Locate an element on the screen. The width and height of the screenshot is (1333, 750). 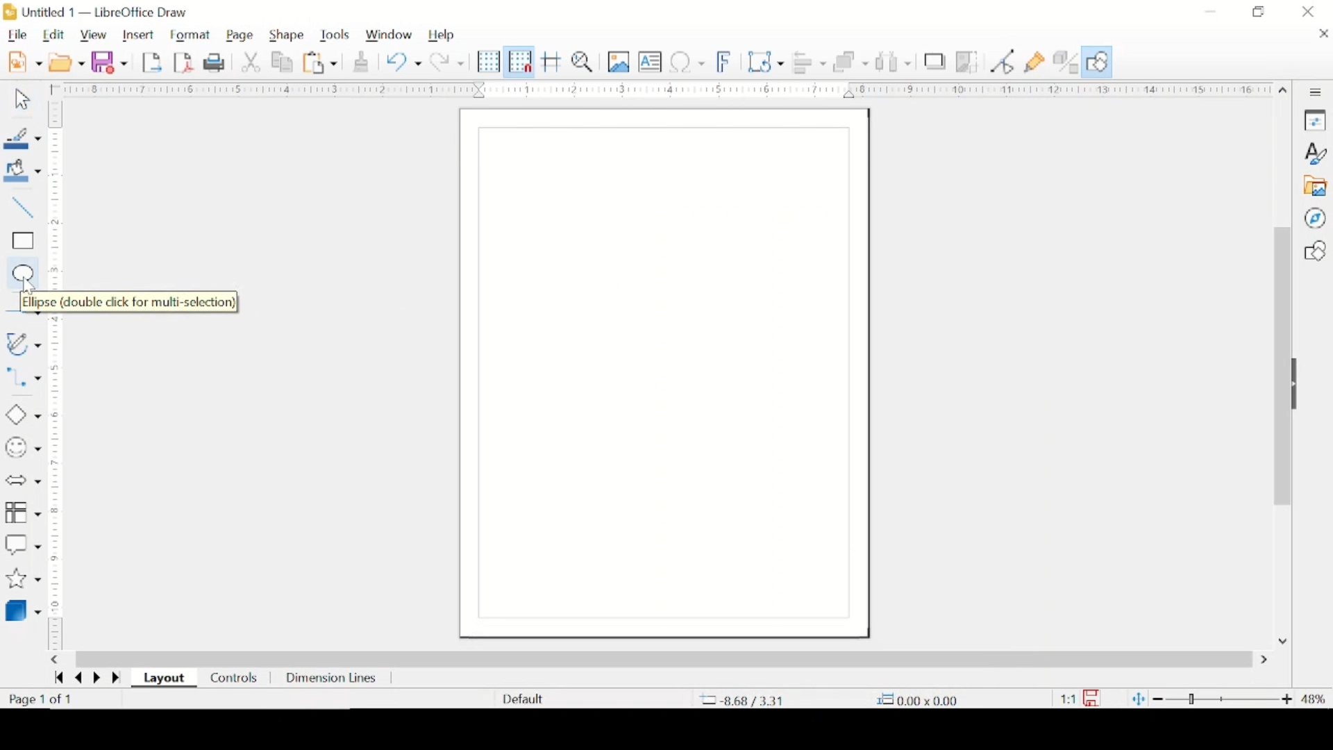
undo is located at coordinates (403, 61).